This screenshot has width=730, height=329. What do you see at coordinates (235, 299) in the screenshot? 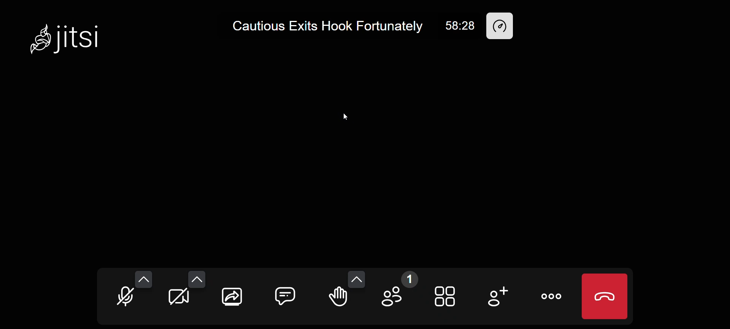
I see `screen share` at bounding box center [235, 299].